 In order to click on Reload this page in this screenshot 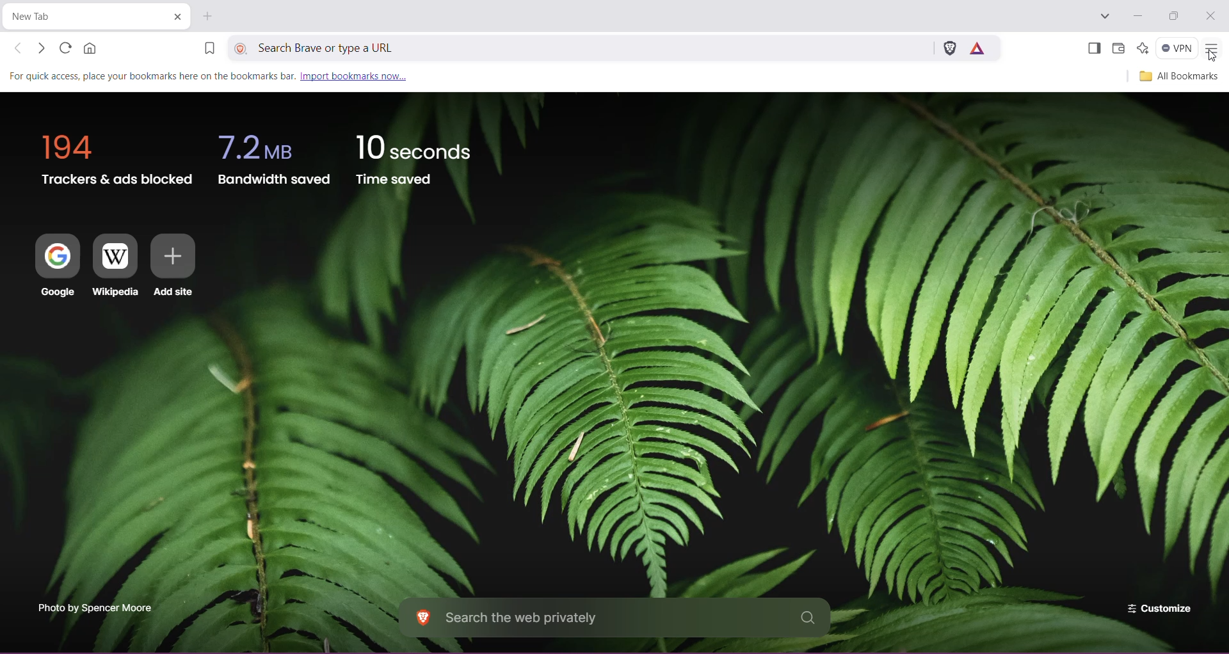, I will do `click(63, 47)`.